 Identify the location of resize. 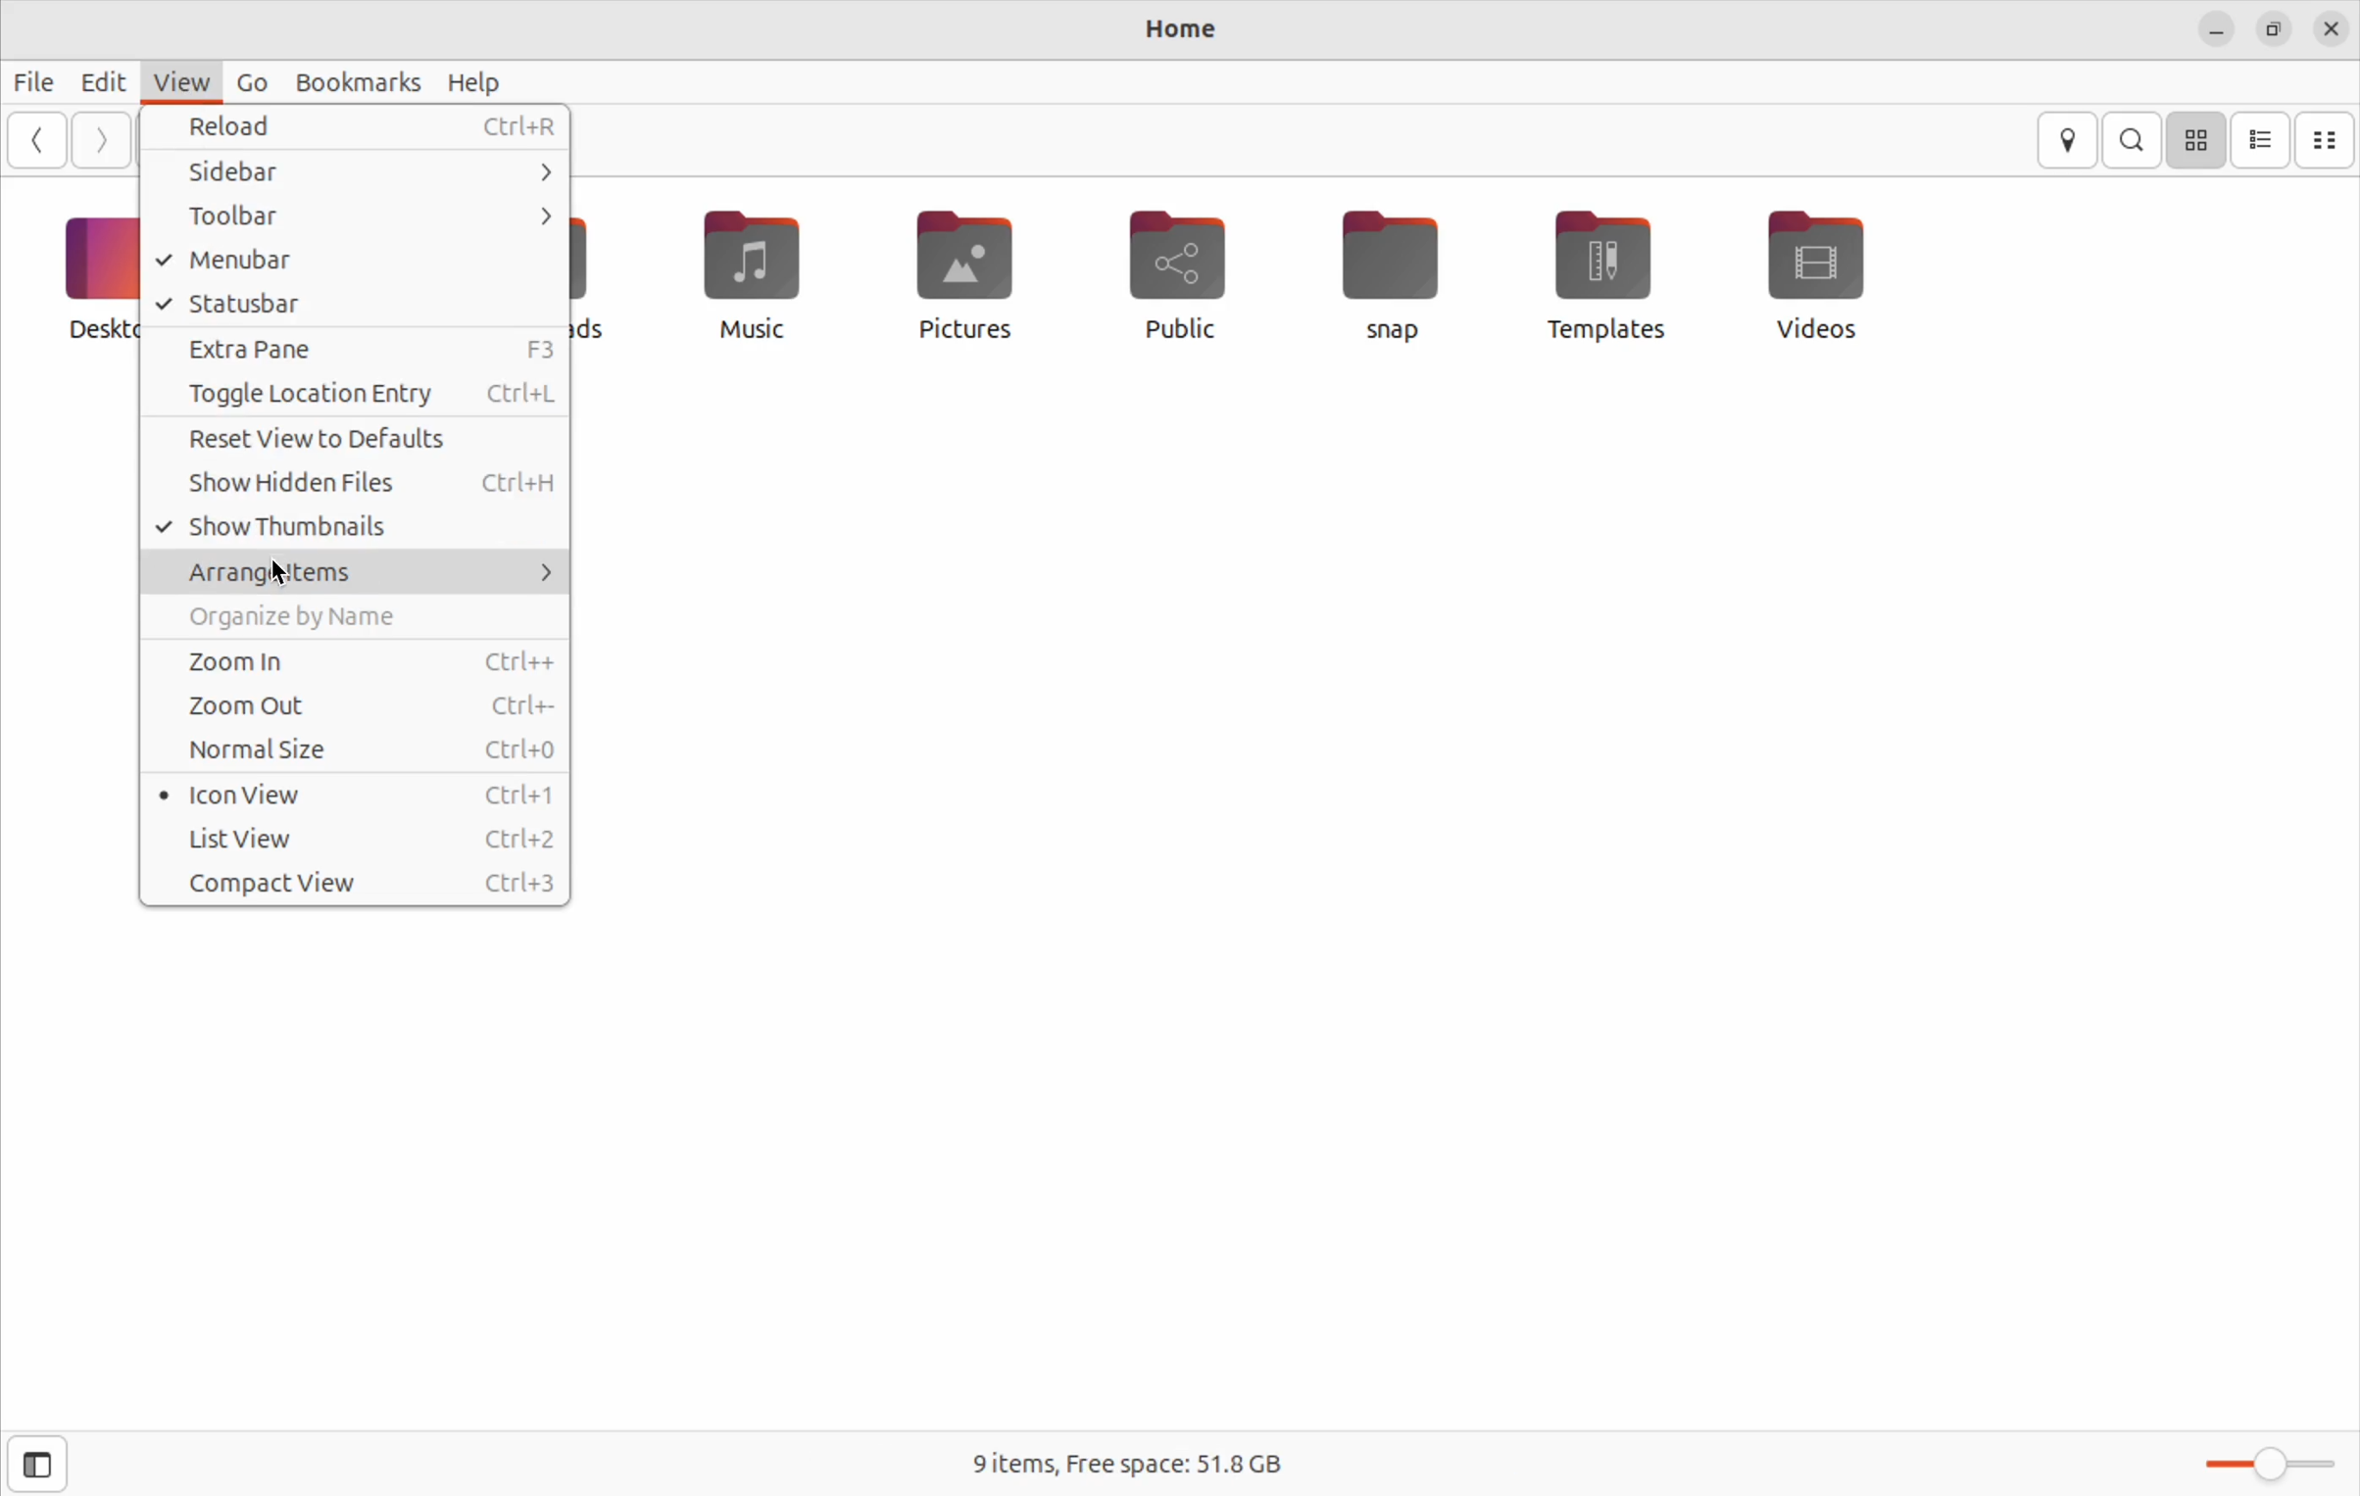
(2271, 31).